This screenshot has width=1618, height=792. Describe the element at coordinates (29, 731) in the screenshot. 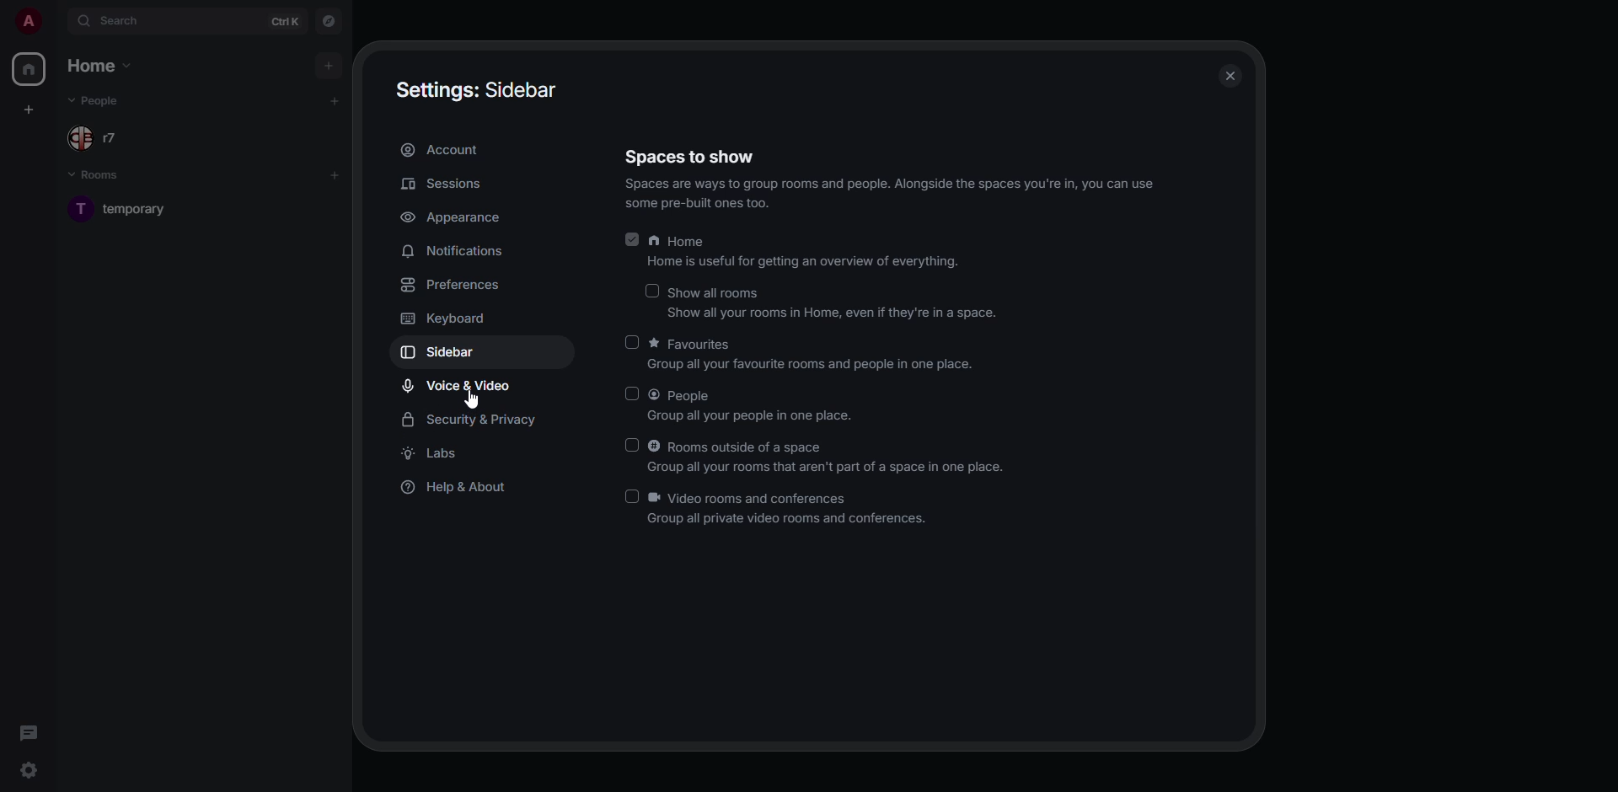

I see `threads` at that location.